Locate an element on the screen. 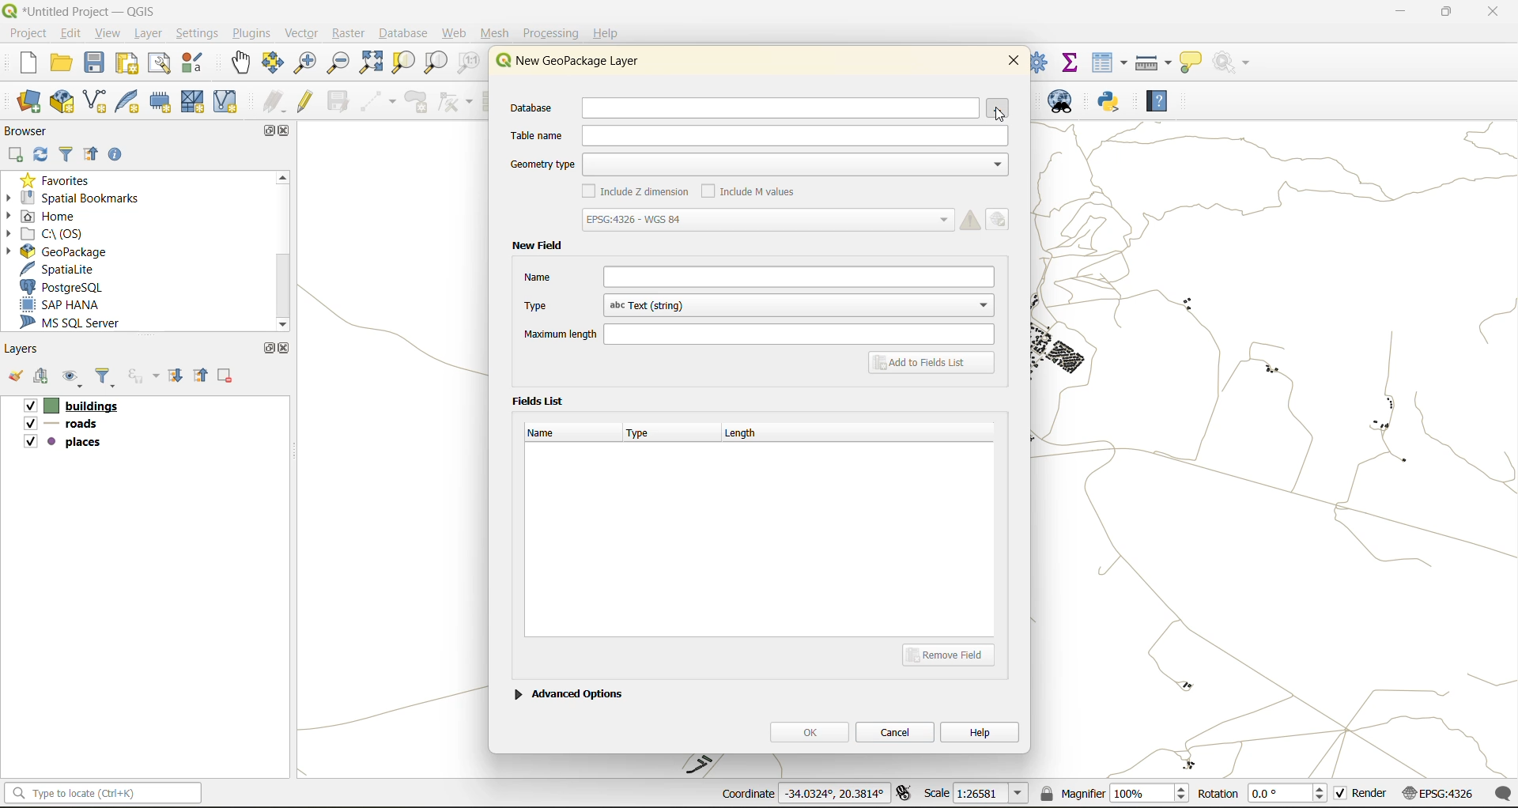 Image resolution: width=1518 pixels, height=808 pixels. home is located at coordinates (47, 216).